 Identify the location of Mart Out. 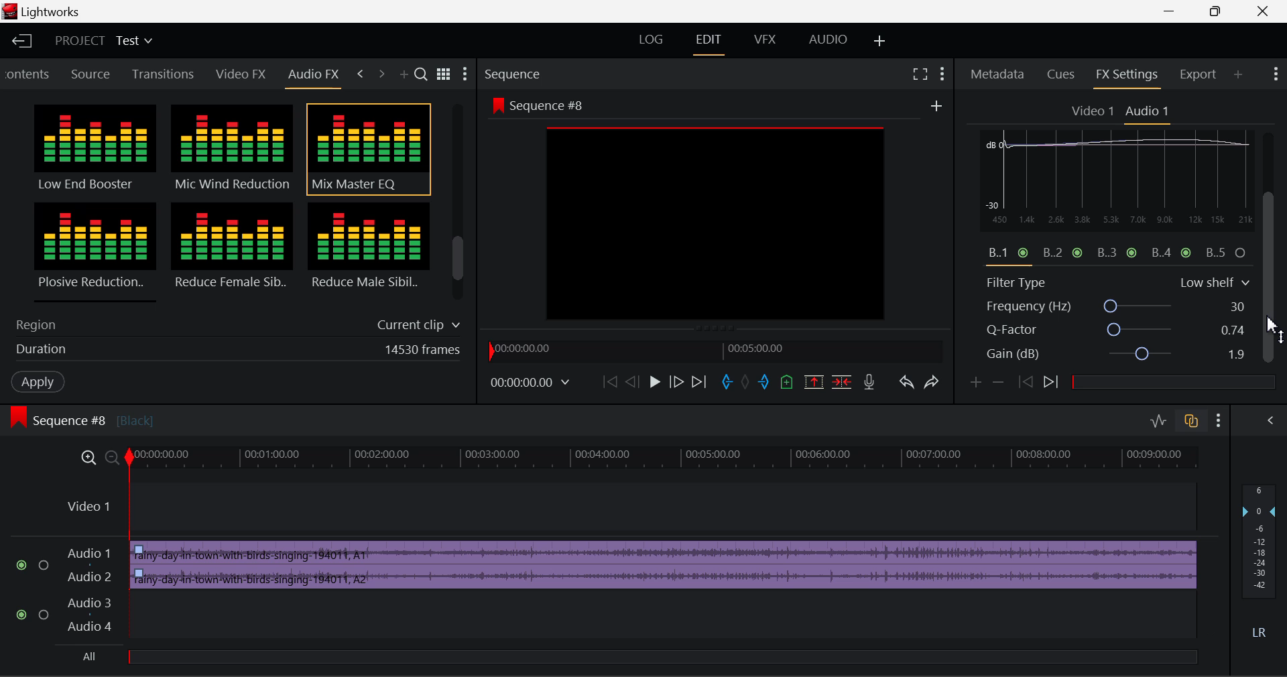
(765, 382).